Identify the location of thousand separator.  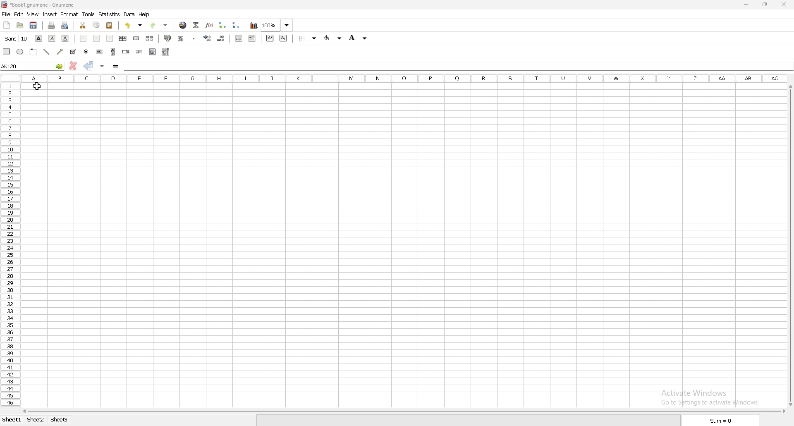
(194, 38).